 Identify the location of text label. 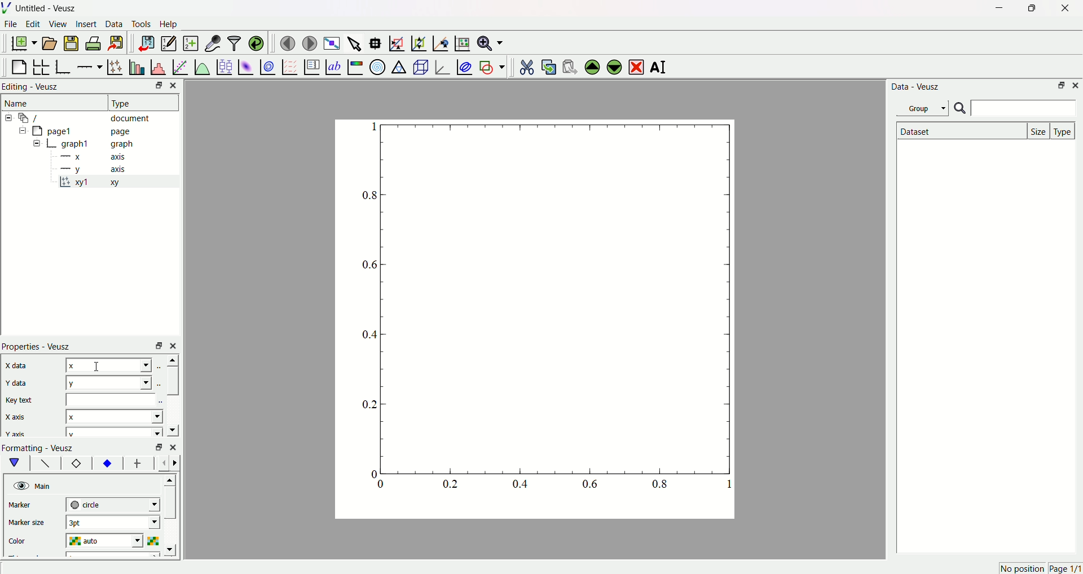
(332, 66).